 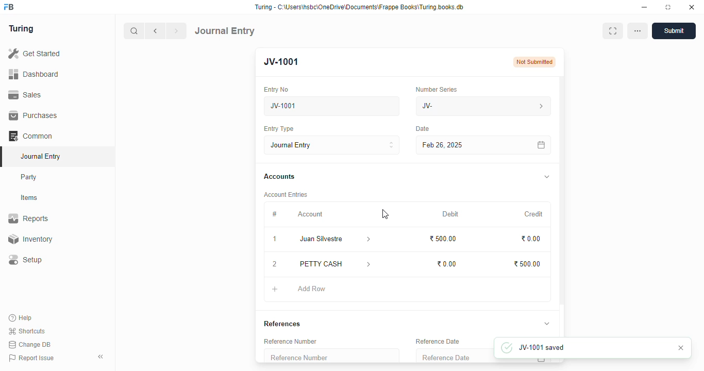 What do you see at coordinates (386, 214) in the screenshot?
I see `cursor` at bounding box center [386, 214].